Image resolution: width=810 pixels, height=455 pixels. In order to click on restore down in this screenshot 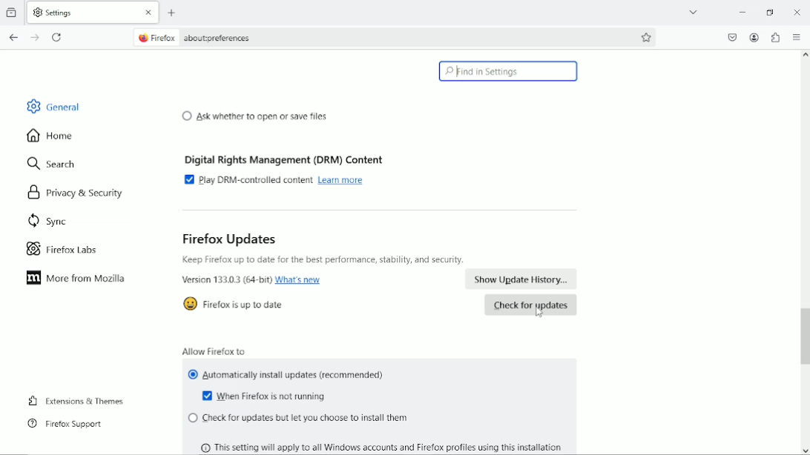, I will do `click(771, 13)`.